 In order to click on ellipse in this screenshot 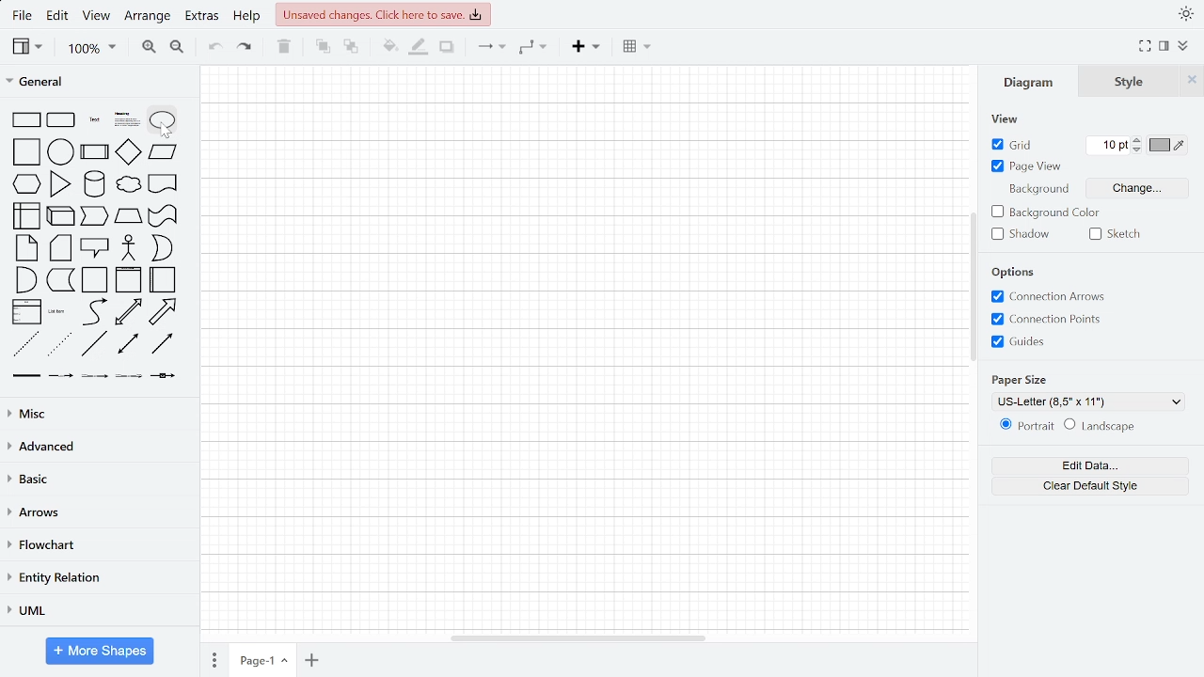, I will do `click(163, 121)`.